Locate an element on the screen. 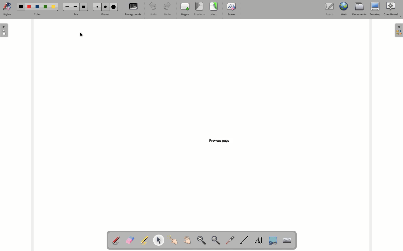 The image size is (403, 251). Small line is located at coordinates (67, 7).